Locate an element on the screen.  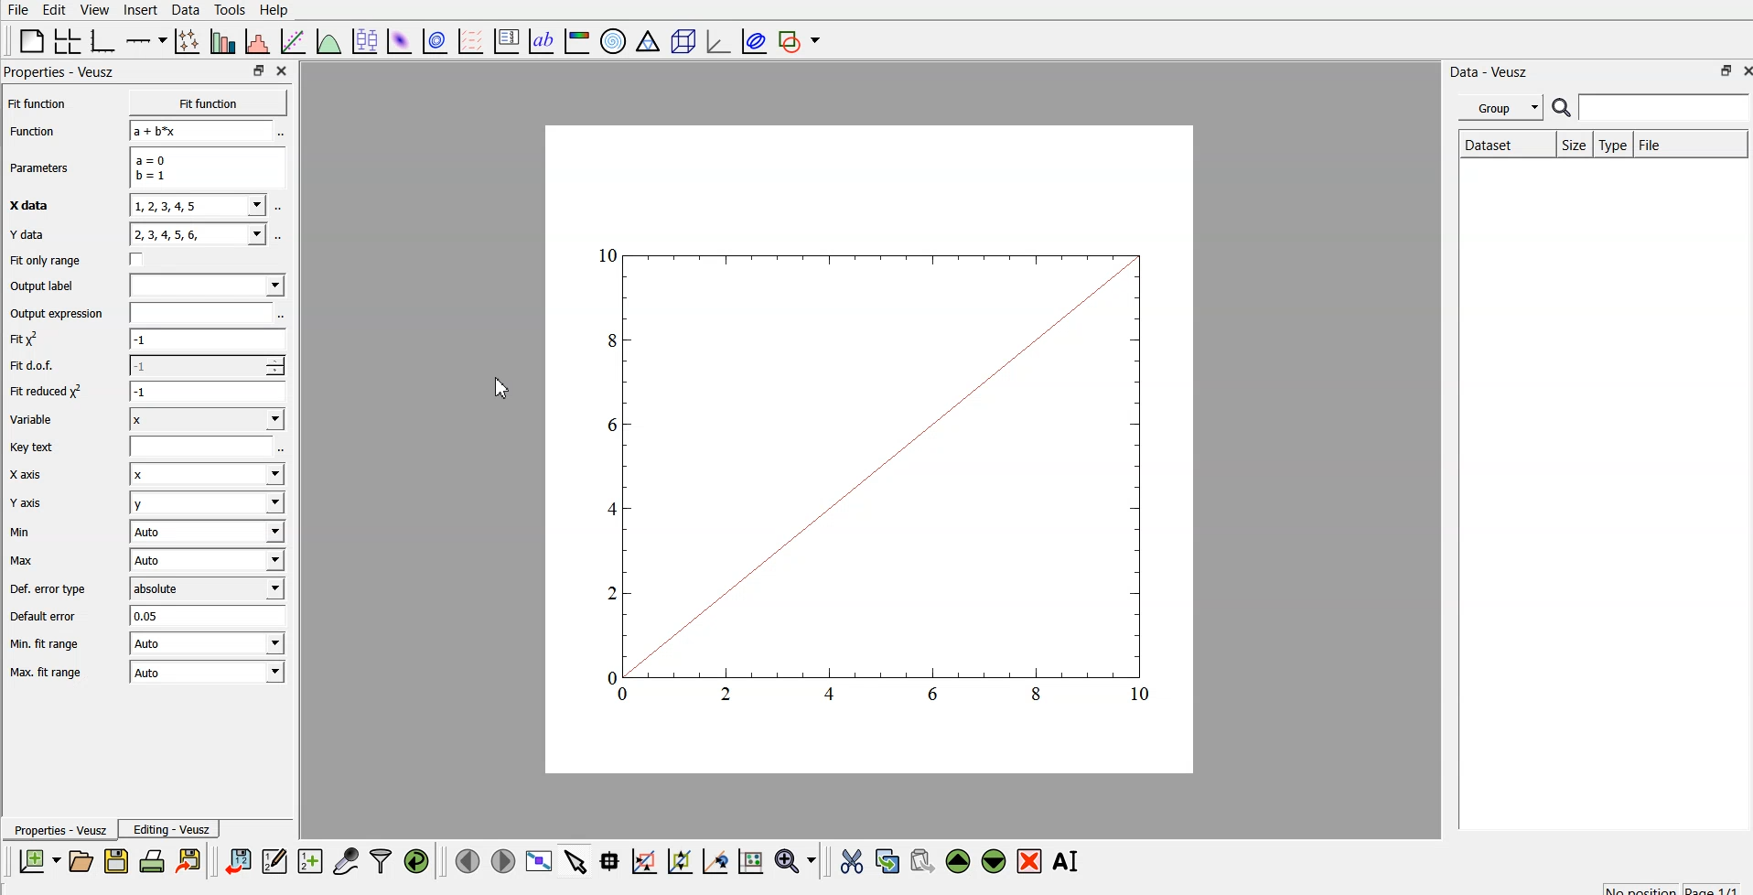
close is located at coordinates (1742, 74).